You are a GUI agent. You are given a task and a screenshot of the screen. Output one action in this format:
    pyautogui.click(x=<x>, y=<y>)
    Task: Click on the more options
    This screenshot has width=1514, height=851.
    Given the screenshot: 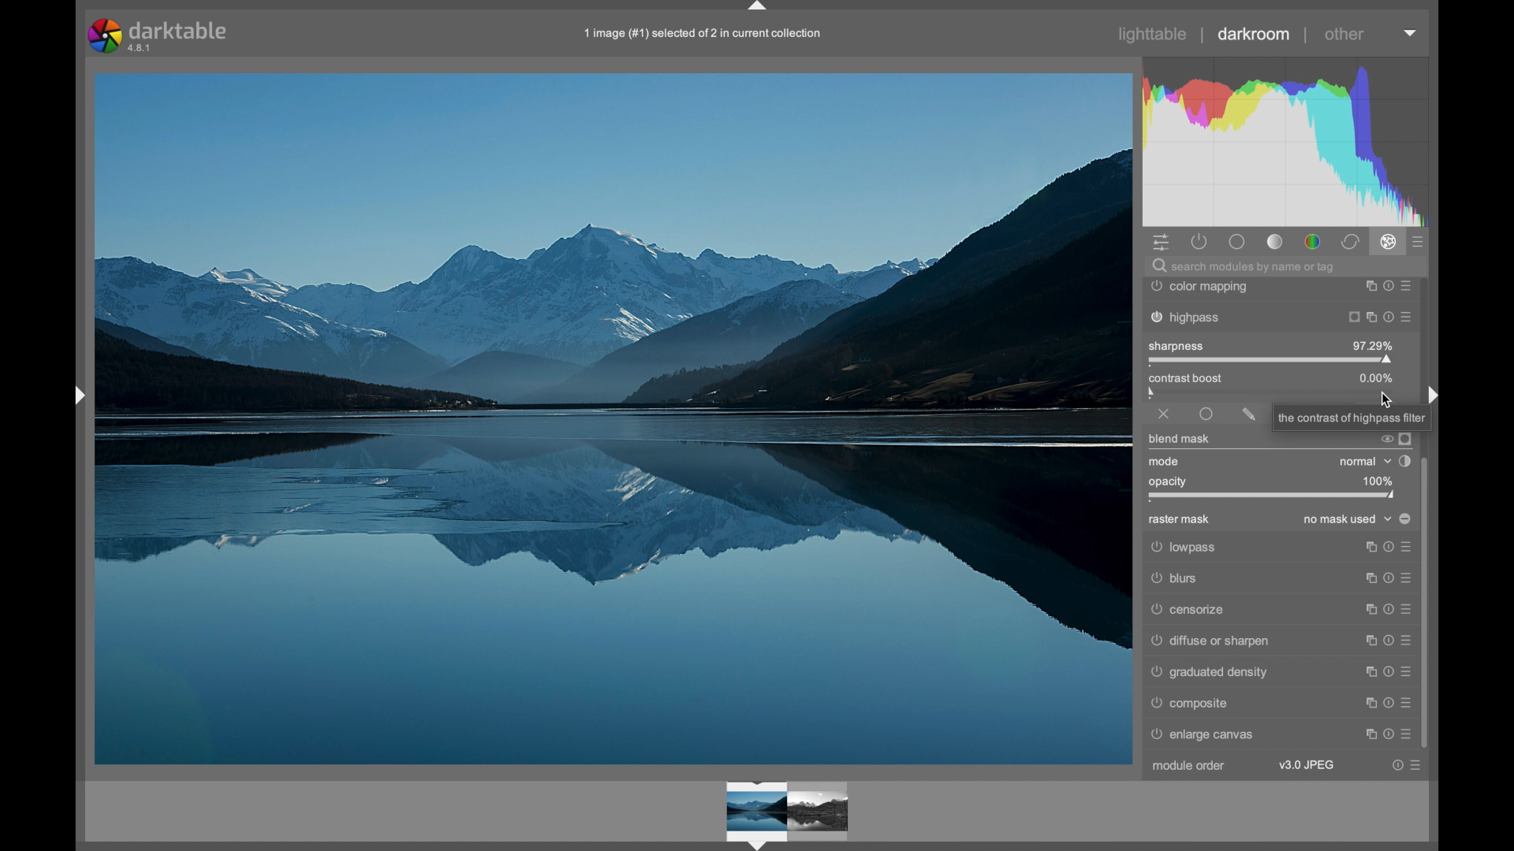 What is the action you would take?
    pyautogui.click(x=1388, y=672)
    